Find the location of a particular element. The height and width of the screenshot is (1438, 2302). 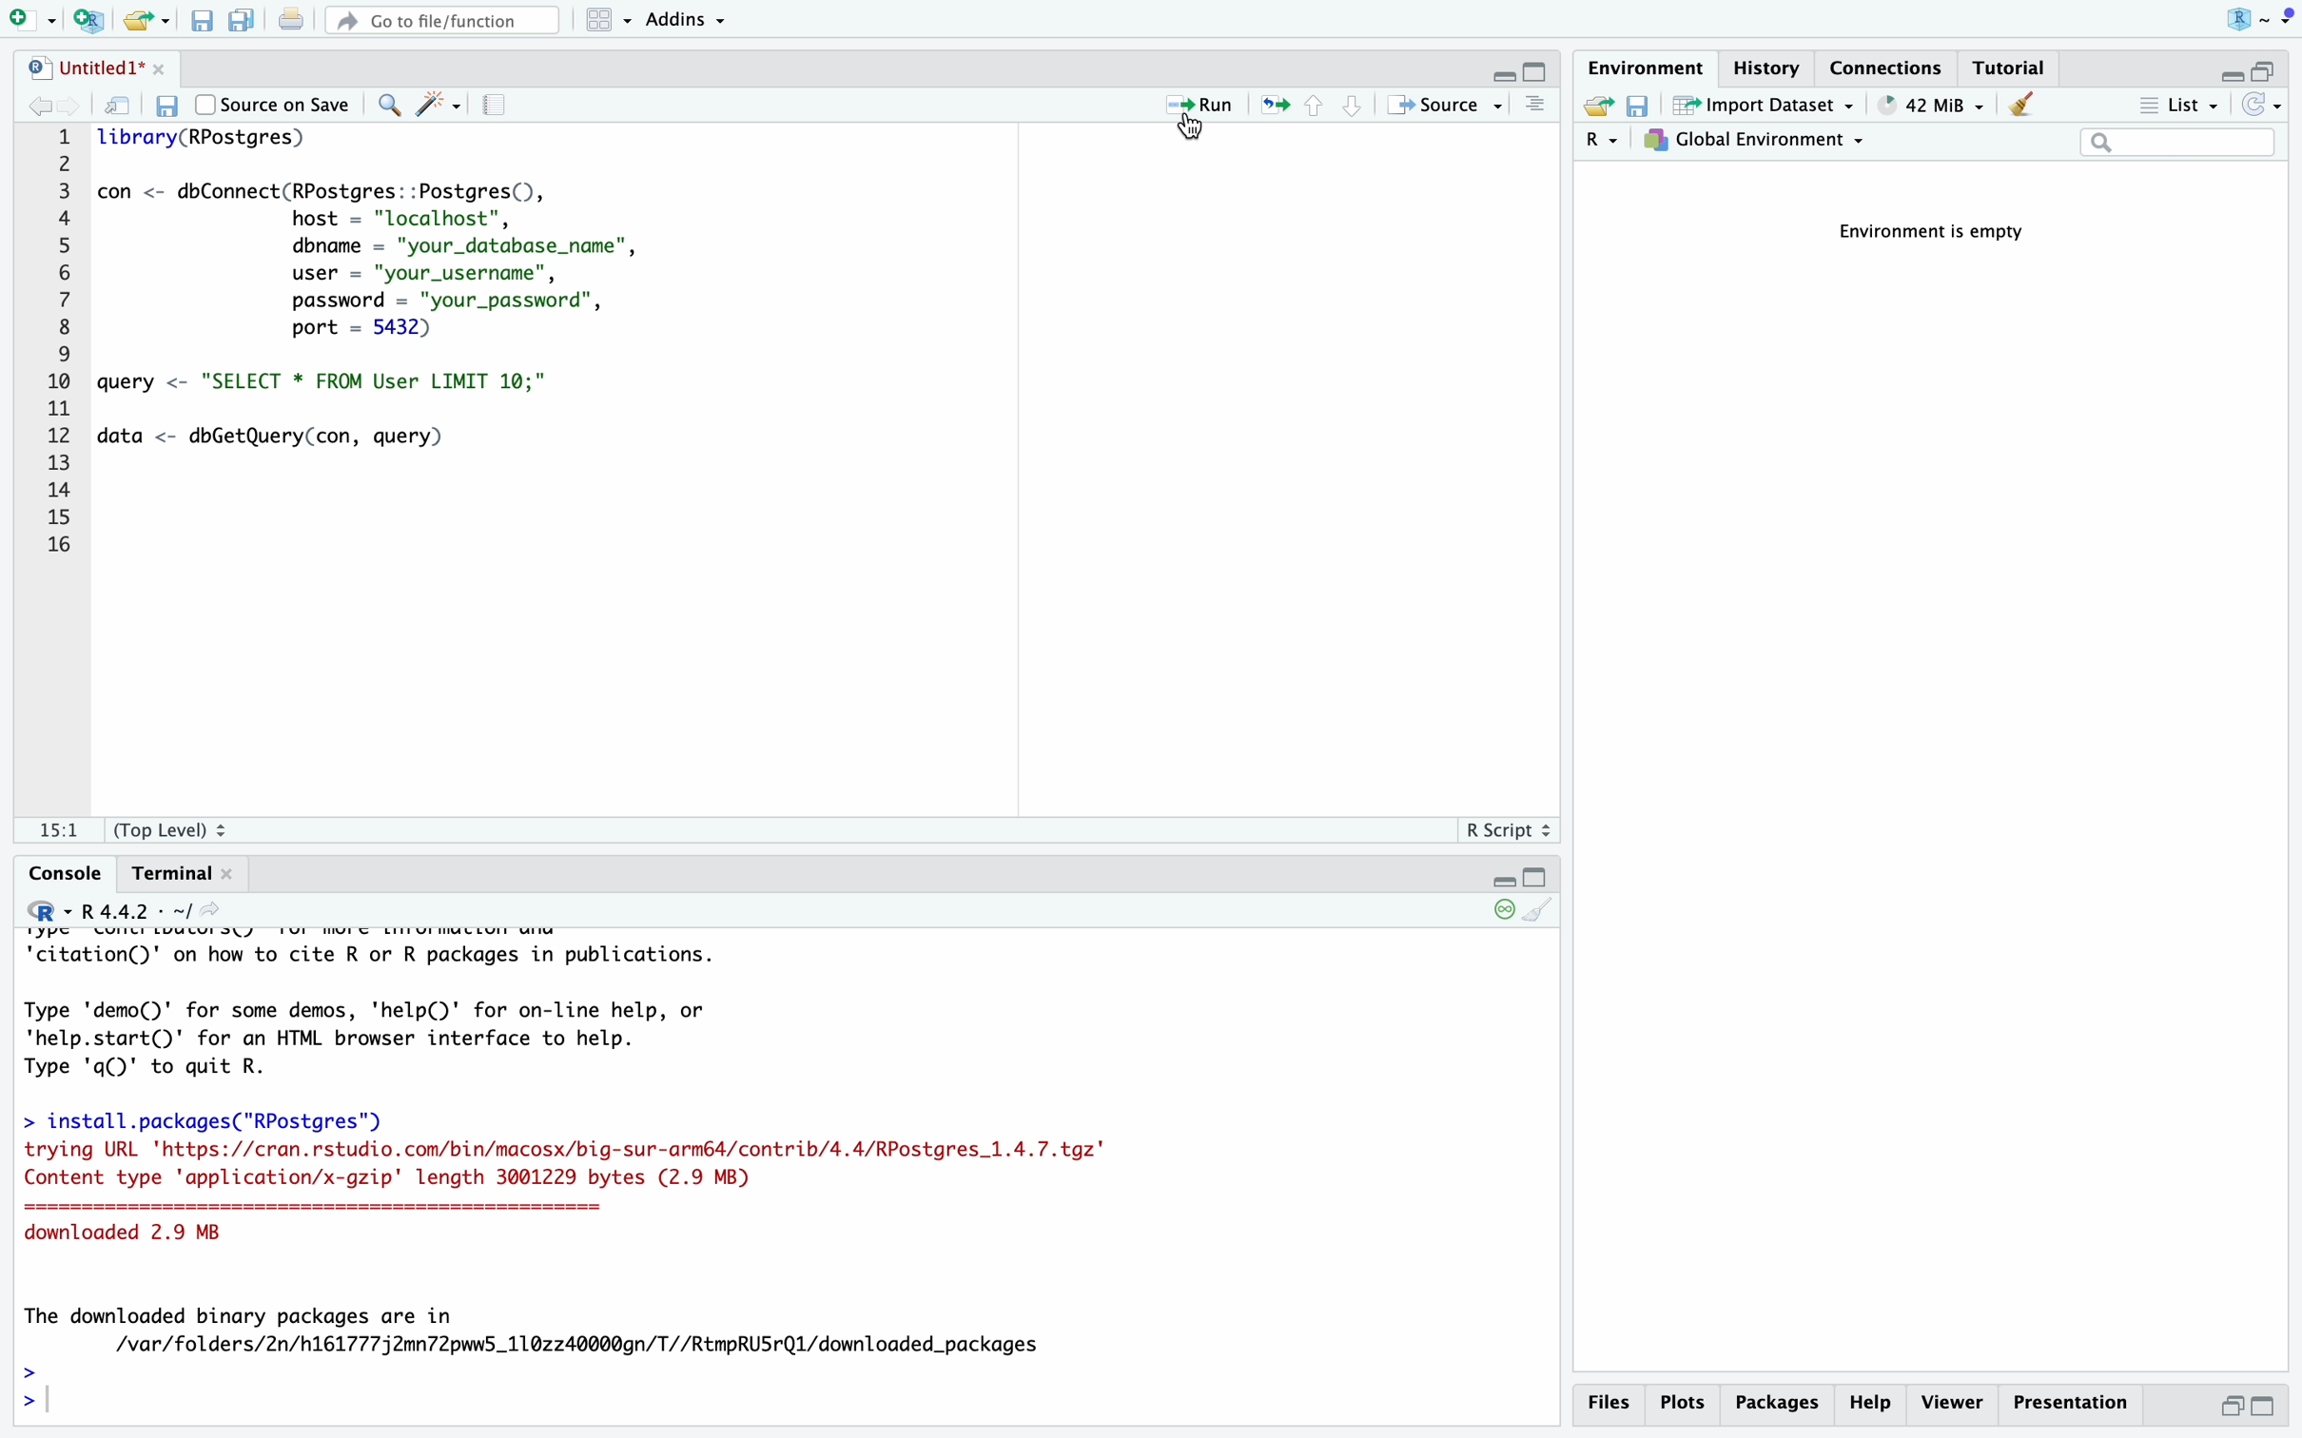

console is located at coordinates (1535, 107).